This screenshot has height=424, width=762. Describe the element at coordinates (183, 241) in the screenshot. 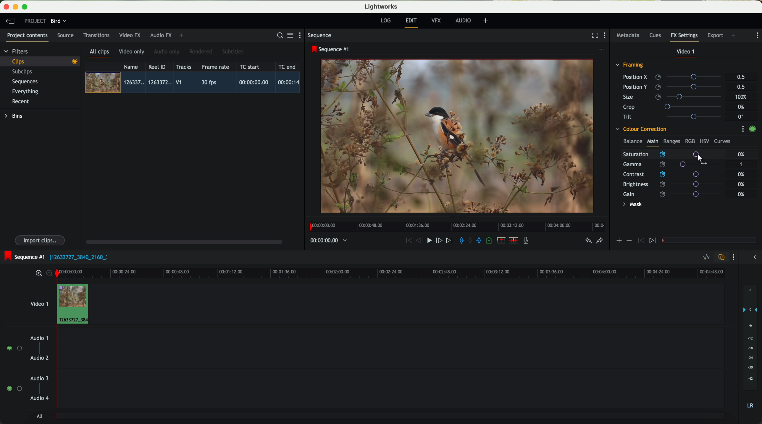

I see `scroll bar` at that location.